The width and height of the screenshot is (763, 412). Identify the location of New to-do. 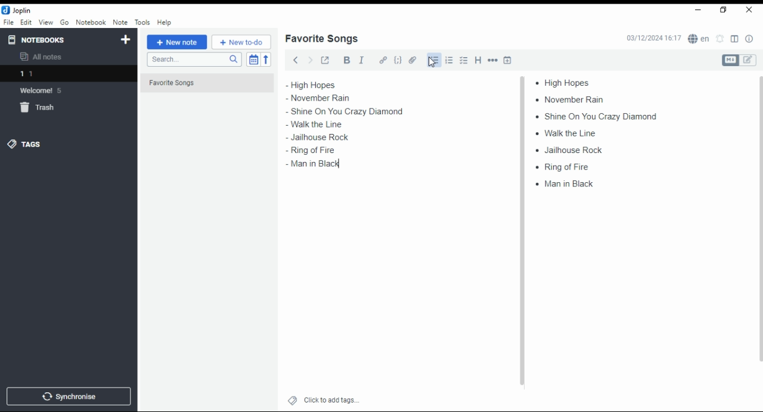
(241, 42).